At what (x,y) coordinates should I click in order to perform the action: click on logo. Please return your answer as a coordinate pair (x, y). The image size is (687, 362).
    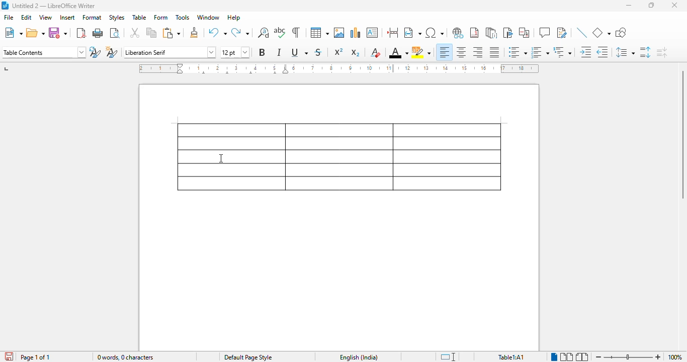
    Looking at the image, I should click on (5, 6).